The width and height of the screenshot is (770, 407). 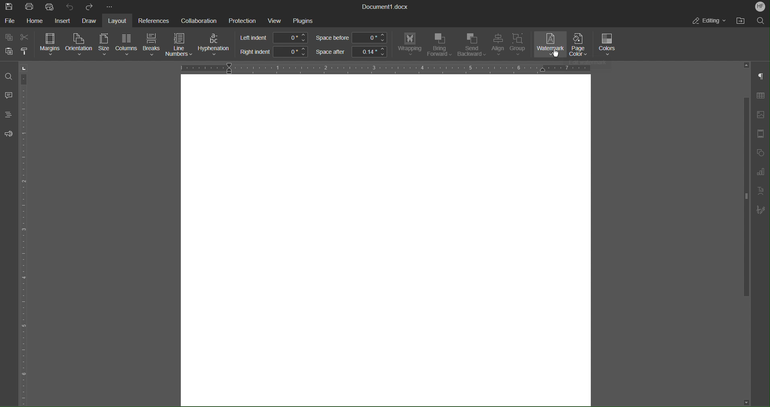 I want to click on Copy Style, so click(x=25, y=51).